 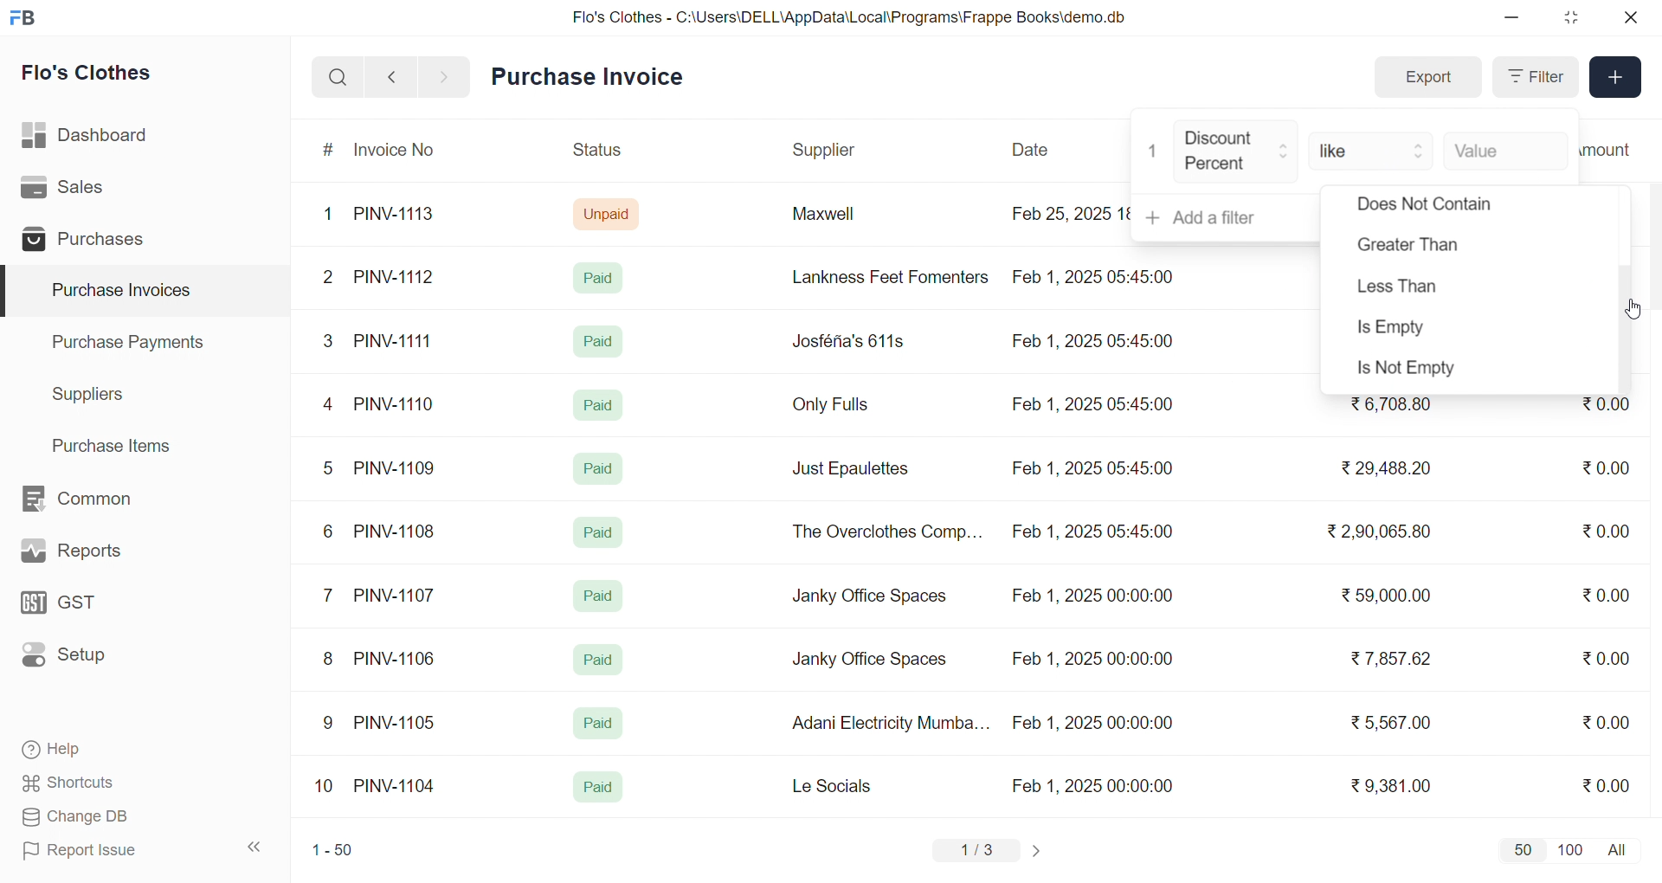 What do you see at coordinates (1570, 17) in the screenshot?
I see `resize` at bounding box center [1570, 17].